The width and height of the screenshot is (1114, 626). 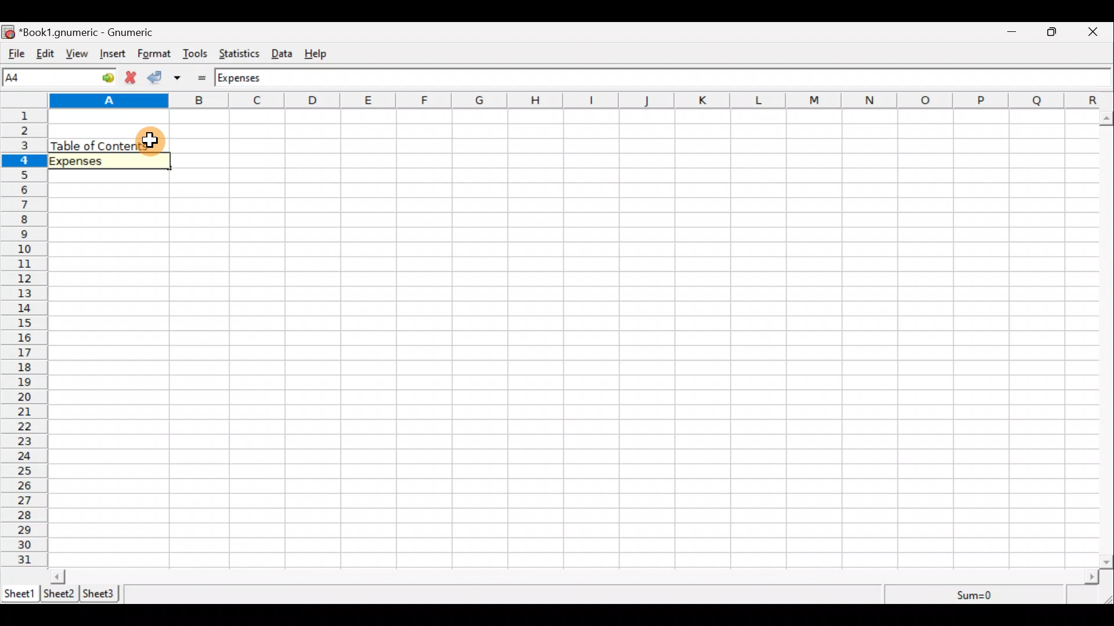 I want to click on scroll up, so click(x=1107, y=118).